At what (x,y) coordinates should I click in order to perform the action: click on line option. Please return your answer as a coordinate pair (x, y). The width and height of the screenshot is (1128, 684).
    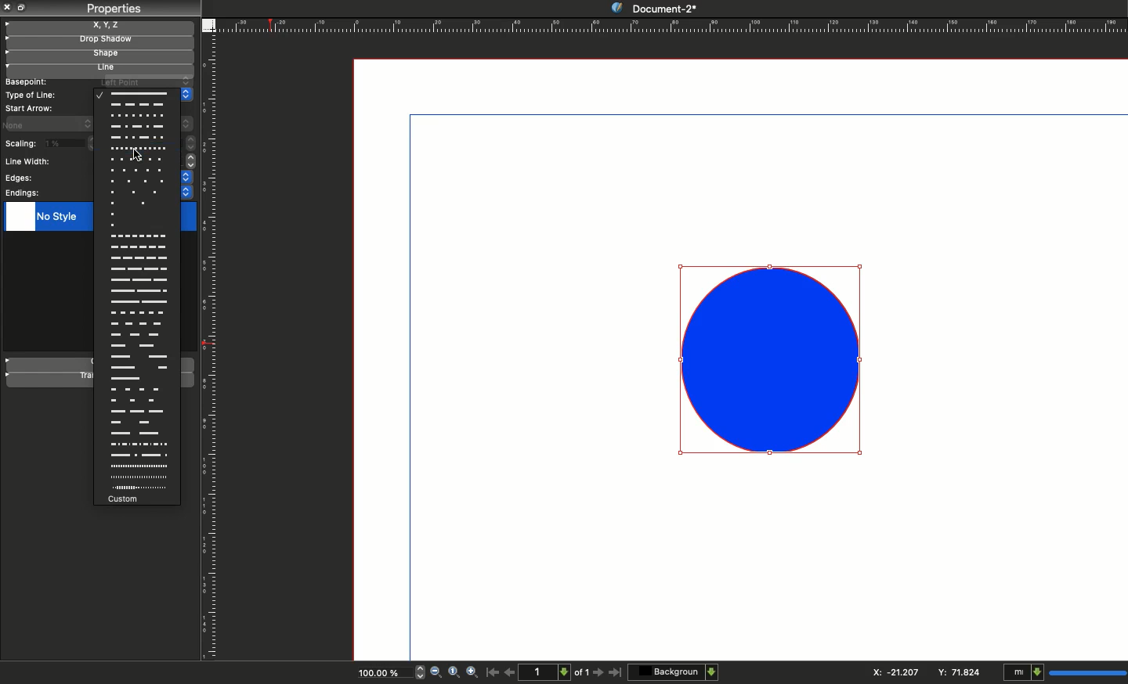
    Looking at the image, I should click on (138, 170).